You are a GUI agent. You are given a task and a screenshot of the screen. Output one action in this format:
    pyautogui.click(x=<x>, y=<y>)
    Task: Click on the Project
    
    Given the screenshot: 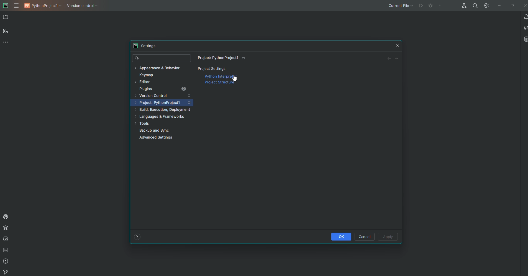 What is the action you would take?
    pyautogui.click(x=164, y=102)
    